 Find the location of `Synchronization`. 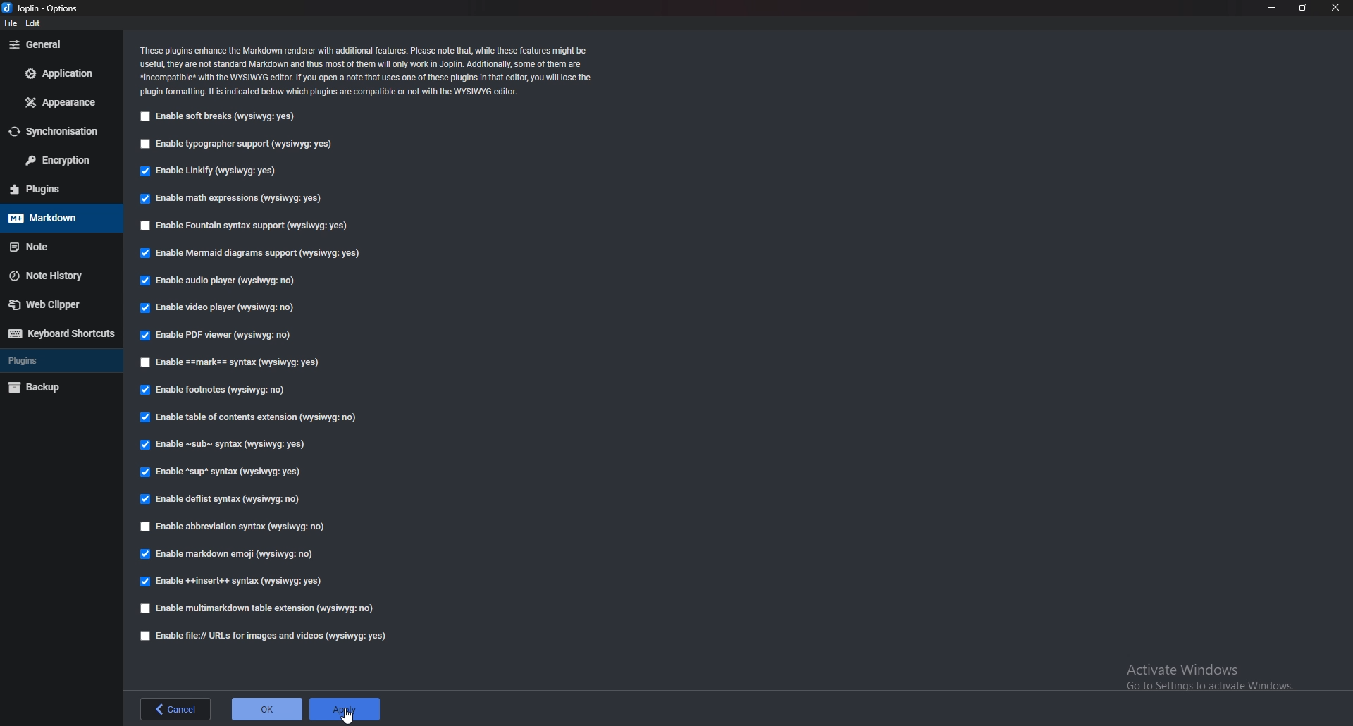

Synchronization is located at coordinates (56, 133).